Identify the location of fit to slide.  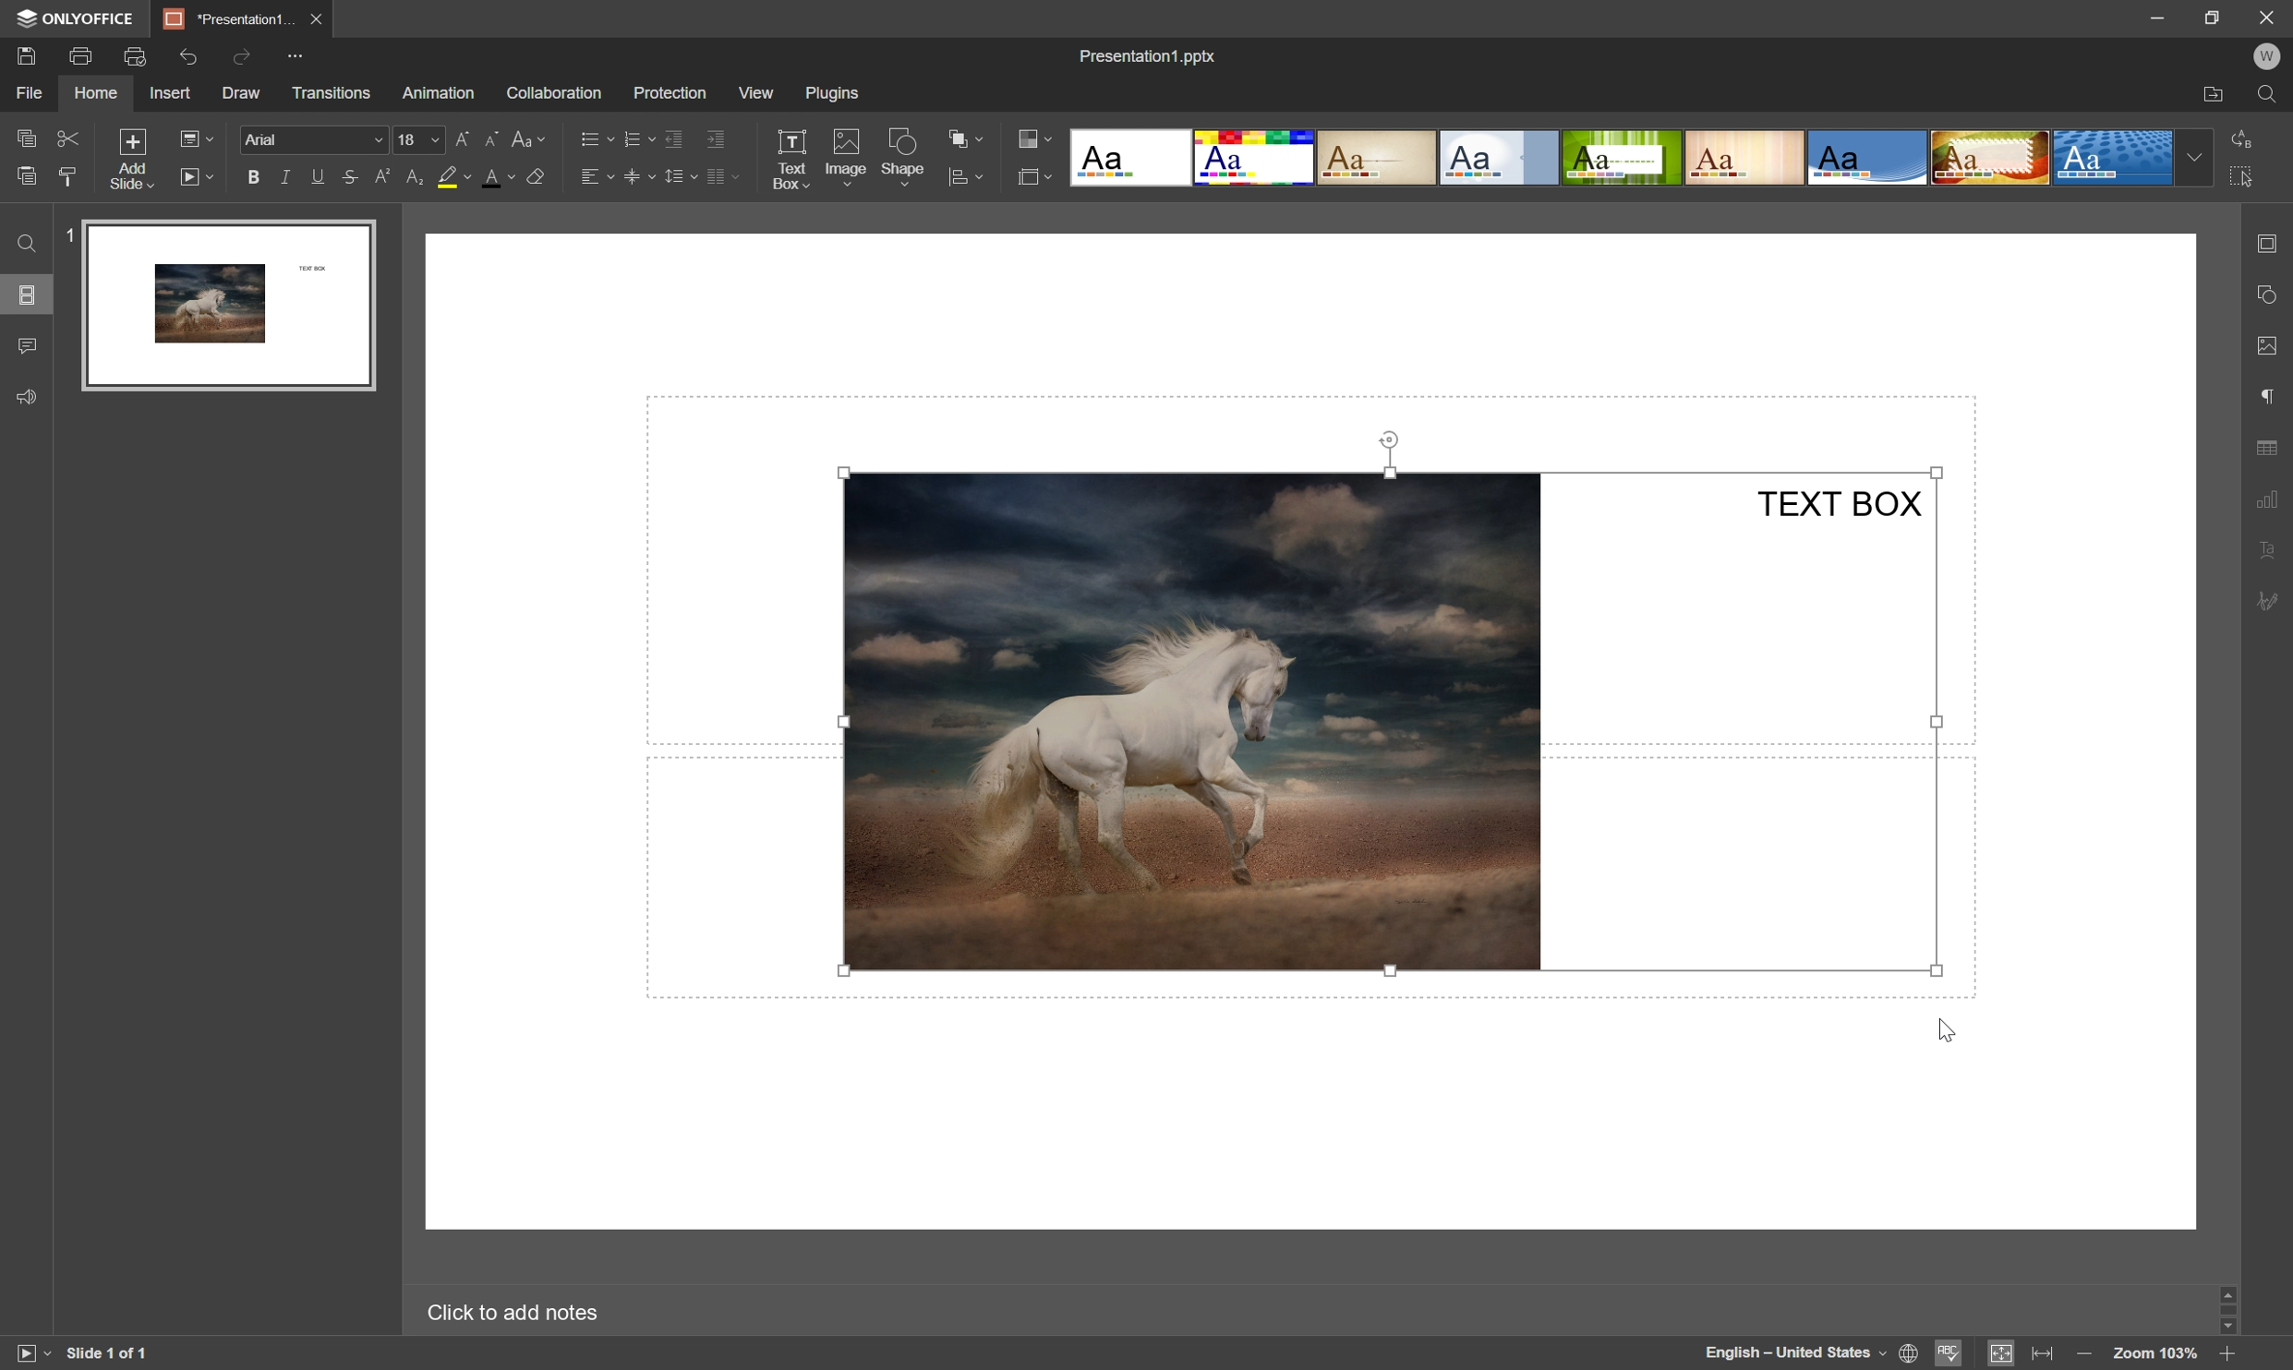
(1999, 1355).